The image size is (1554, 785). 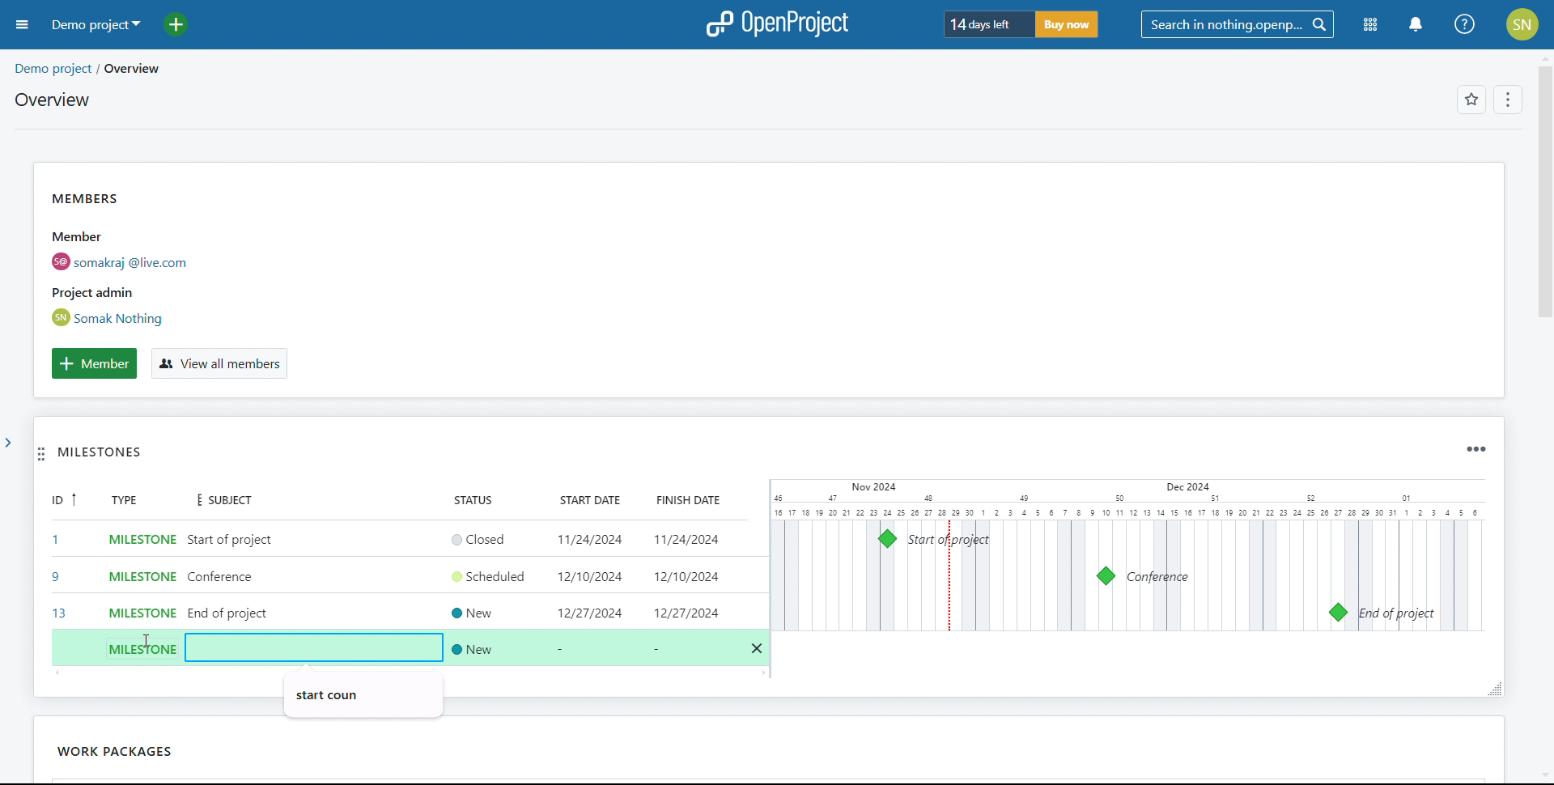 What do you see at coordinates (87, 69) in the screenshot?
I see `demo project/overview` at bounding box center [87, 69].